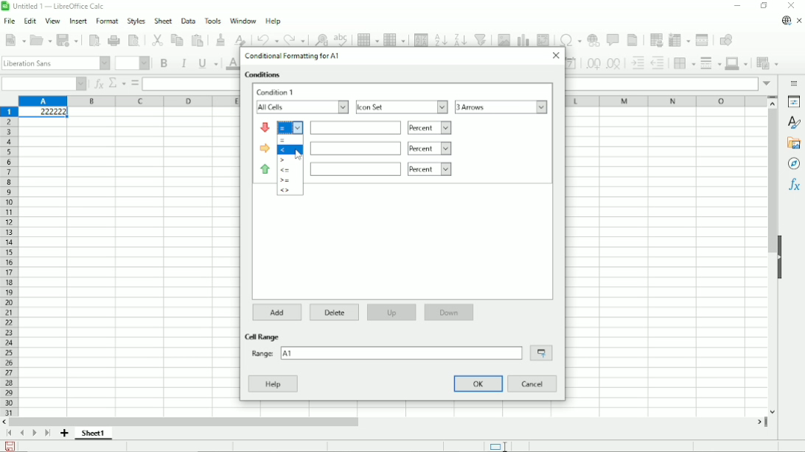 The width and height of the screenshot is (805, 452). What do you see at coordinates (333, 311) in the screenshot?
I see `Delete` at bounding box center [333, 311].